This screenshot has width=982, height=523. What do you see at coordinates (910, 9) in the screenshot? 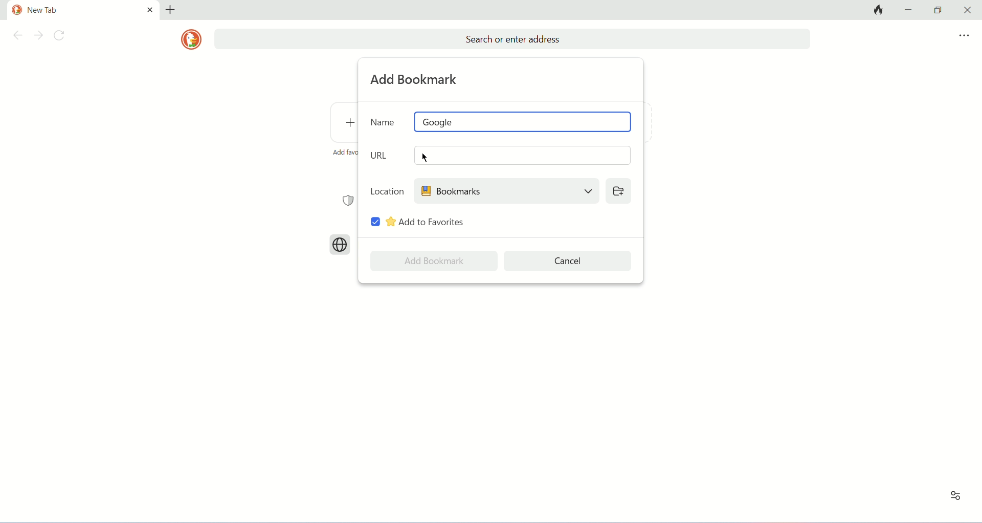
I see `minimize` at bounding box center [910, 9].